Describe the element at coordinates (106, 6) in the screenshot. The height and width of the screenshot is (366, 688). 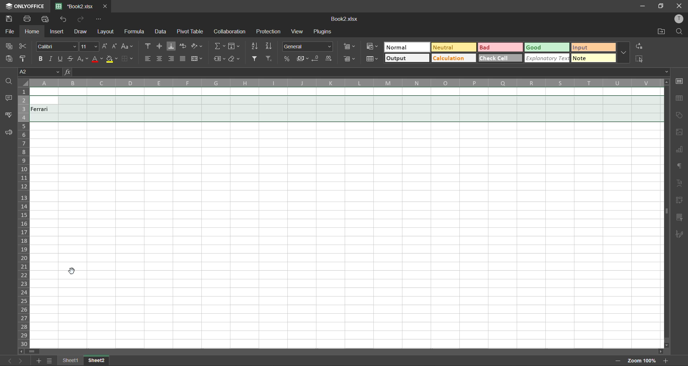
I see `close tab` at that location.